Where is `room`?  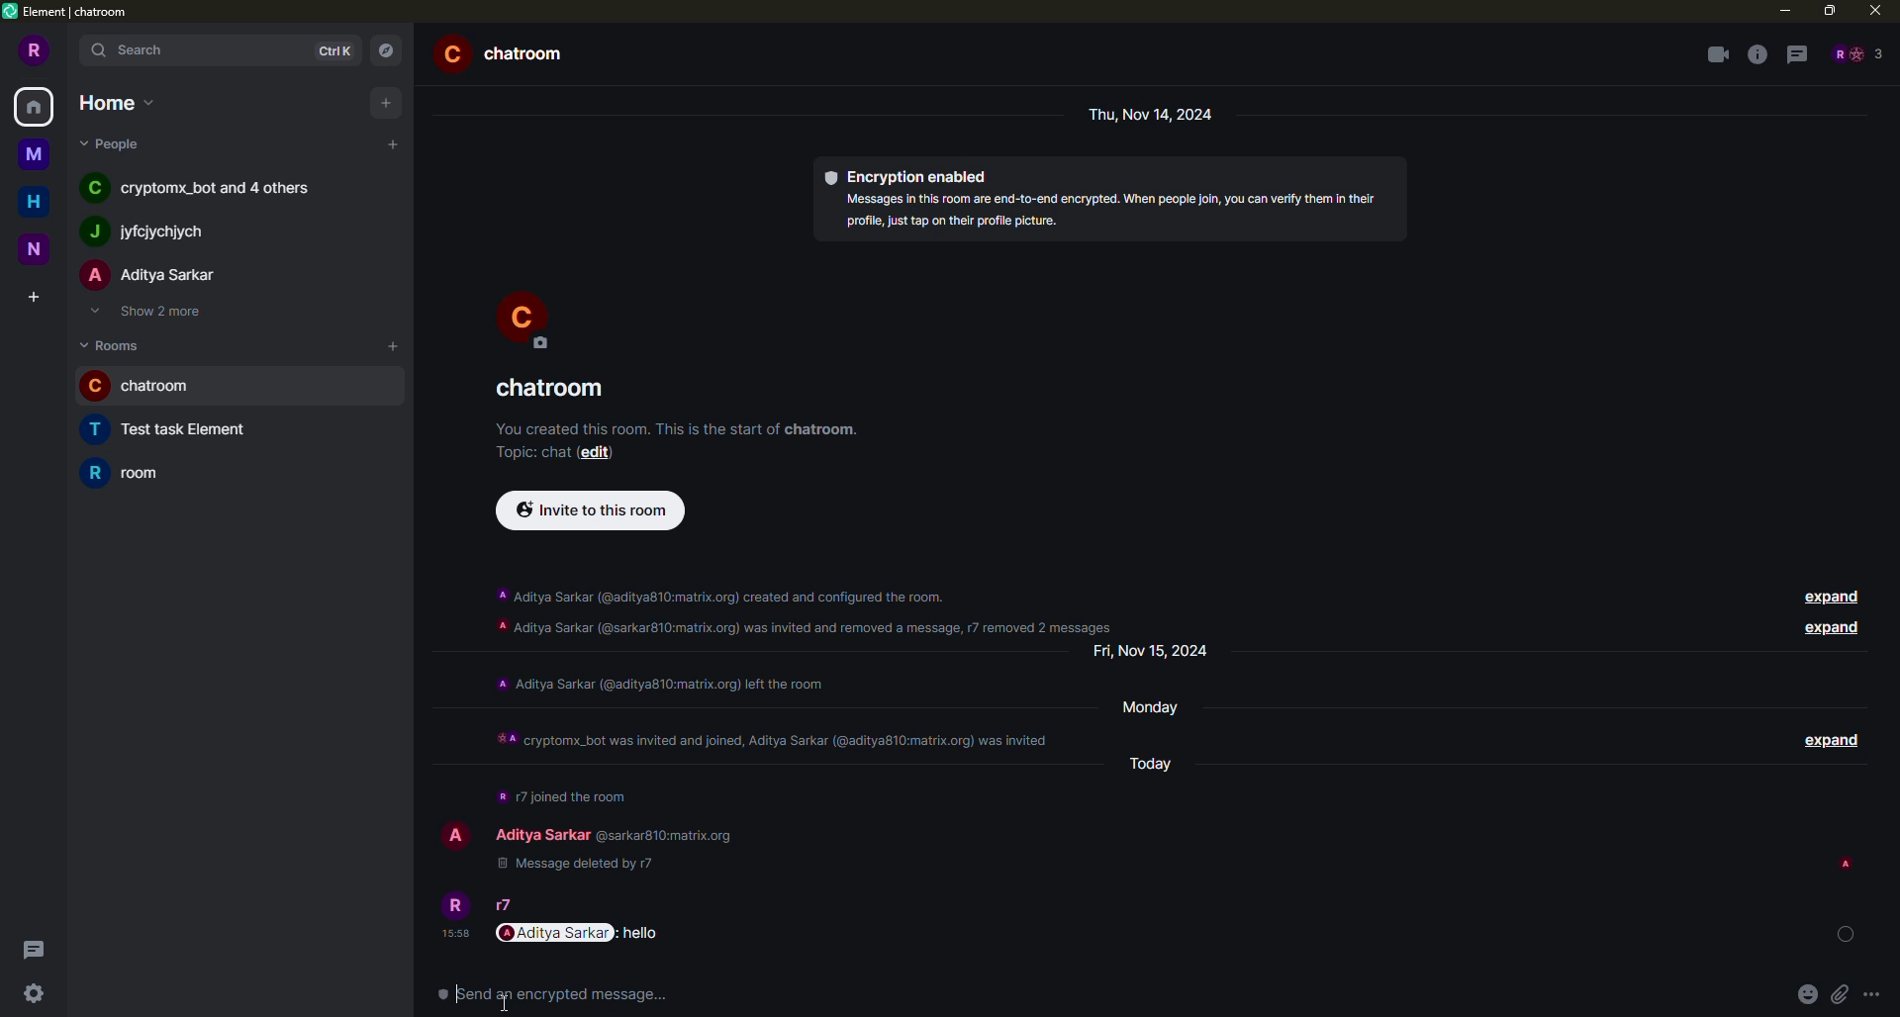 room is located at coordinates (137, 472).